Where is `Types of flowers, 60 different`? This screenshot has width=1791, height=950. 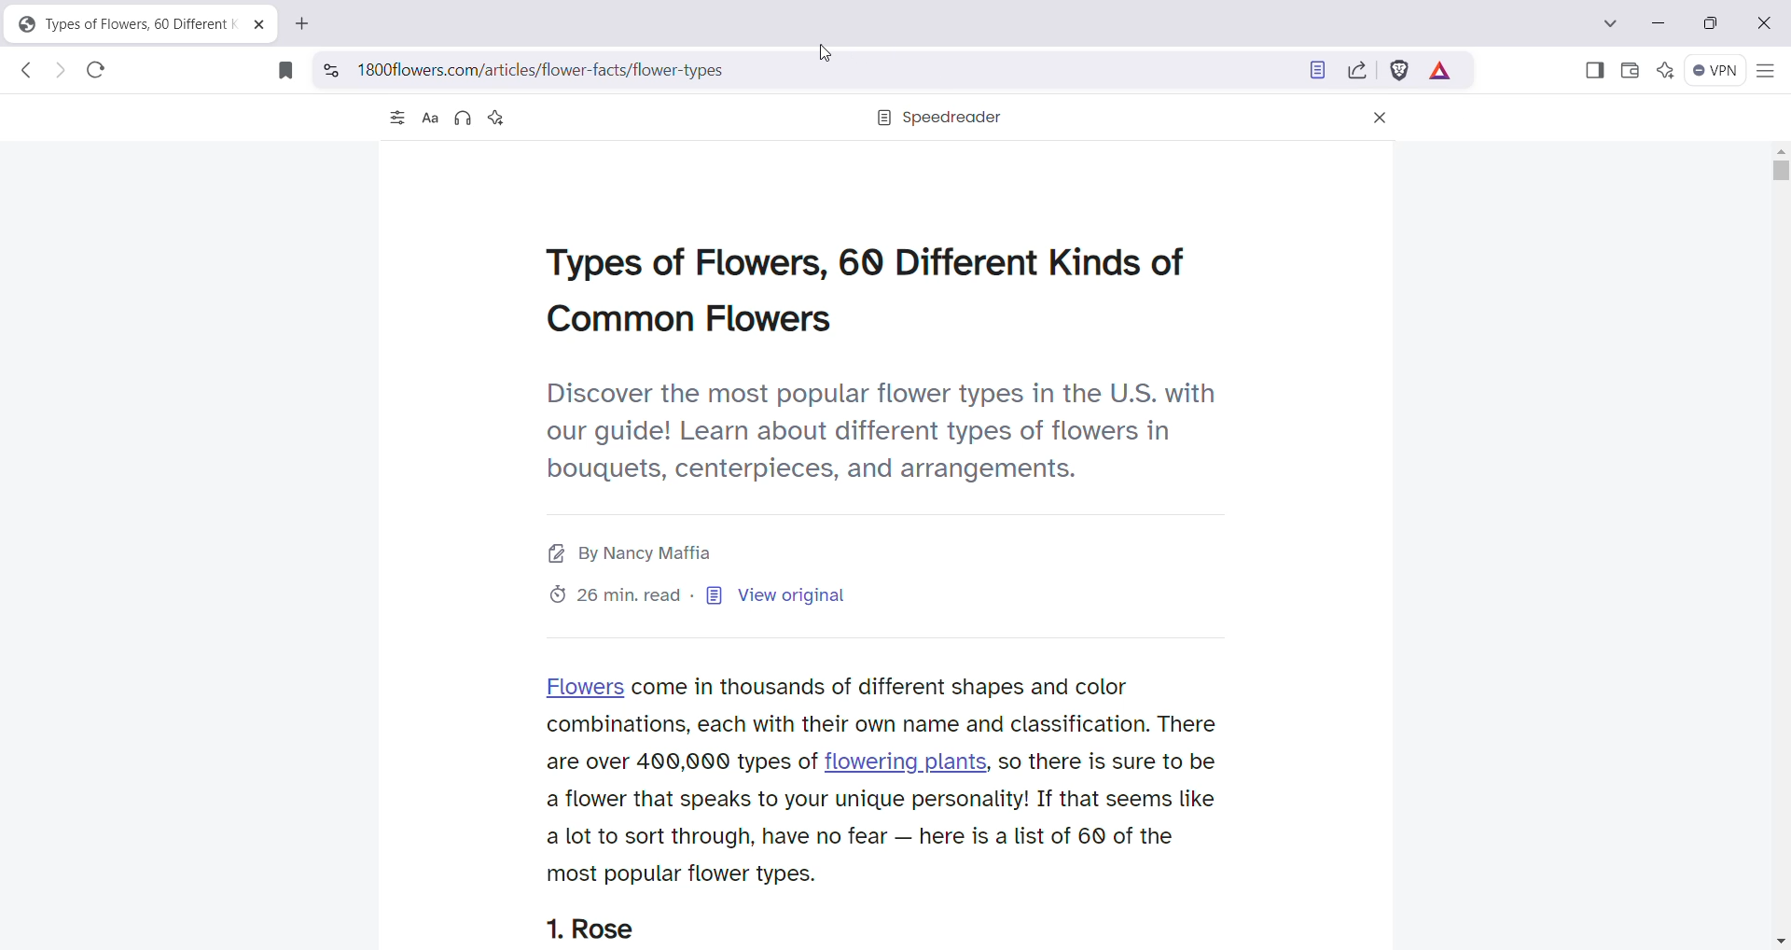 Types of flowers, 60 different is located at coordinates (118, 23).